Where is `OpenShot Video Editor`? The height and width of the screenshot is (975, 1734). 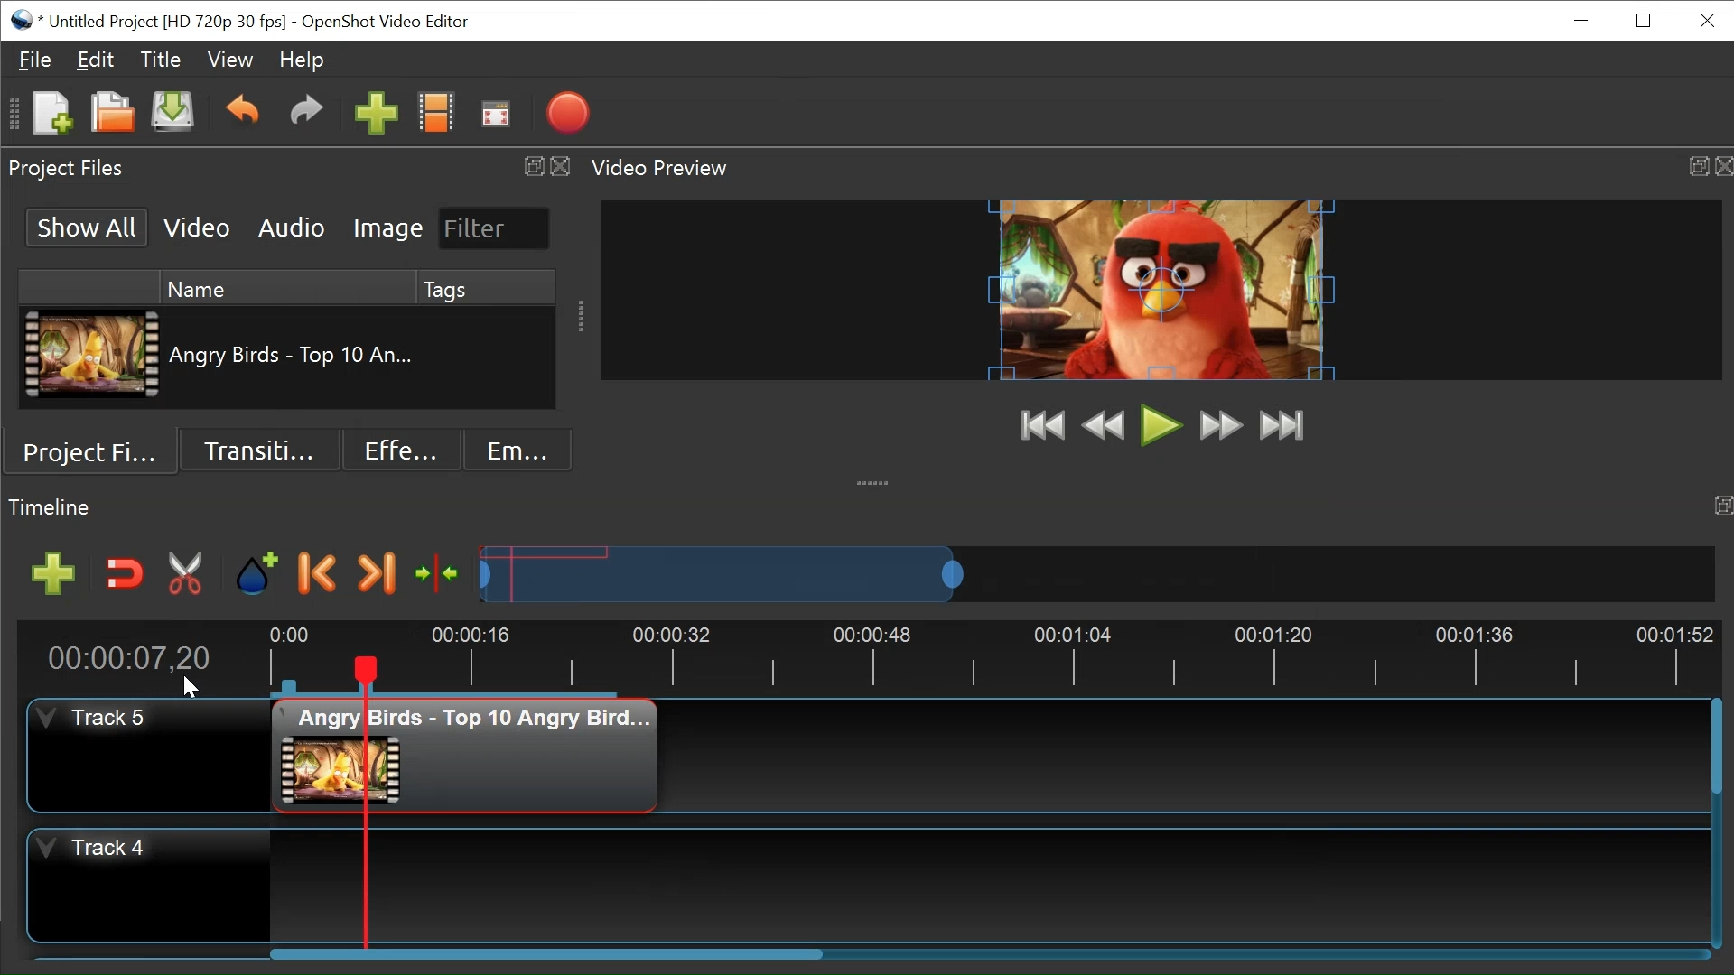 OpenShot Video Editor is located at coordinates (389, 23).